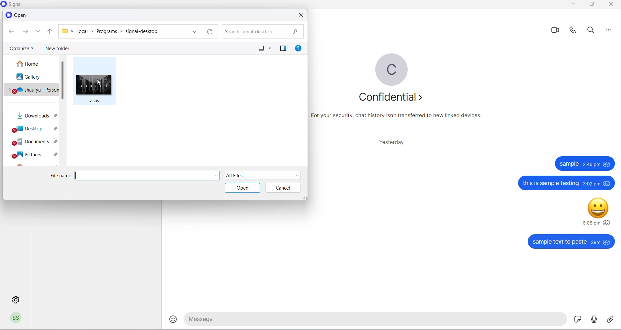 This screenshot has width=621, height=330. I want to click on minimize, so click(574, 5).